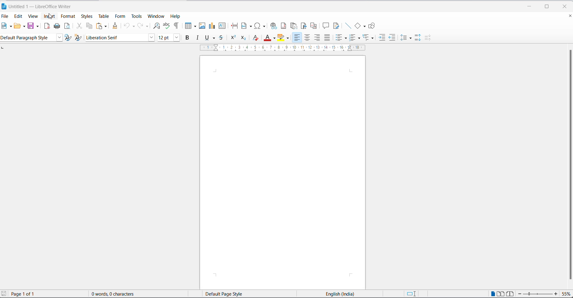  Describe the element at coordinates (359, 38) in the screenshot. I see `toggle ordered list options` at that location.